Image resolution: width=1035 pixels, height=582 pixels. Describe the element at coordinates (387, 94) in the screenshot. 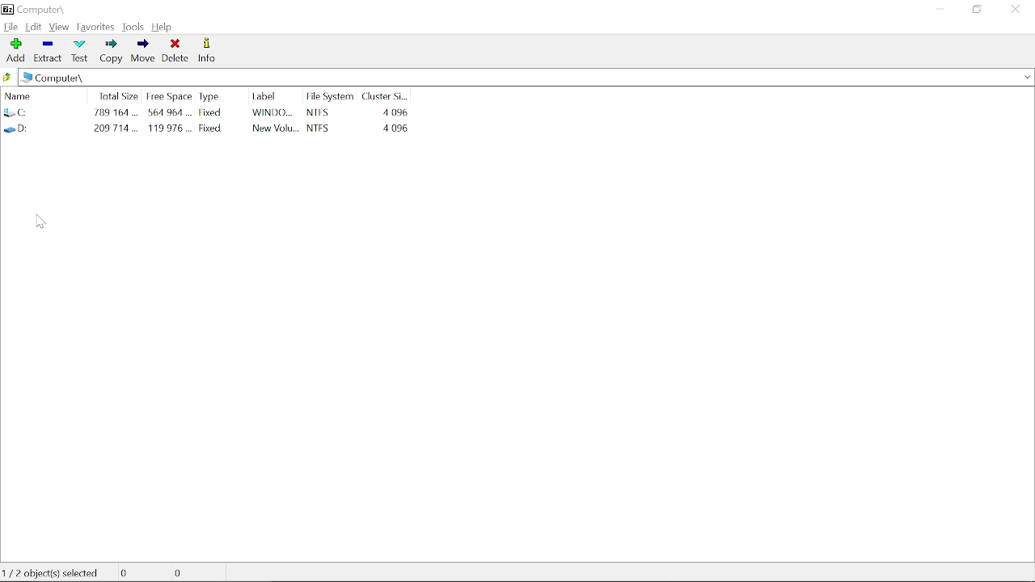

I see `cluster Si...` at that location.